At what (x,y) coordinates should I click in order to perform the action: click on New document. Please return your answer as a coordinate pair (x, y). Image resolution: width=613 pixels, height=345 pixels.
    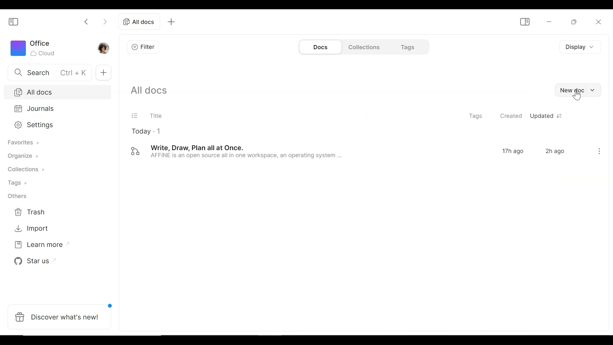
    Looking at the image, I should click on (578, 90).